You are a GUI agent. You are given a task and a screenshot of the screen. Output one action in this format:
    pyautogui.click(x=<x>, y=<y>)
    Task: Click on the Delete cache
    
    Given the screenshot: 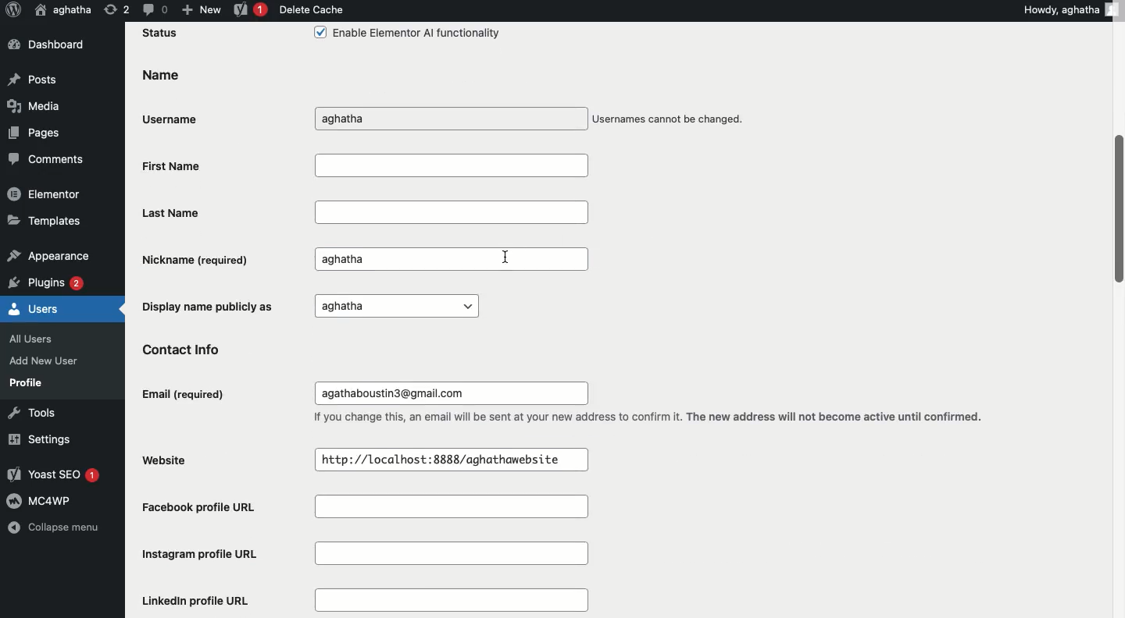 What is the action you would take?
    pyautogui.click(x=311, y=9)
    